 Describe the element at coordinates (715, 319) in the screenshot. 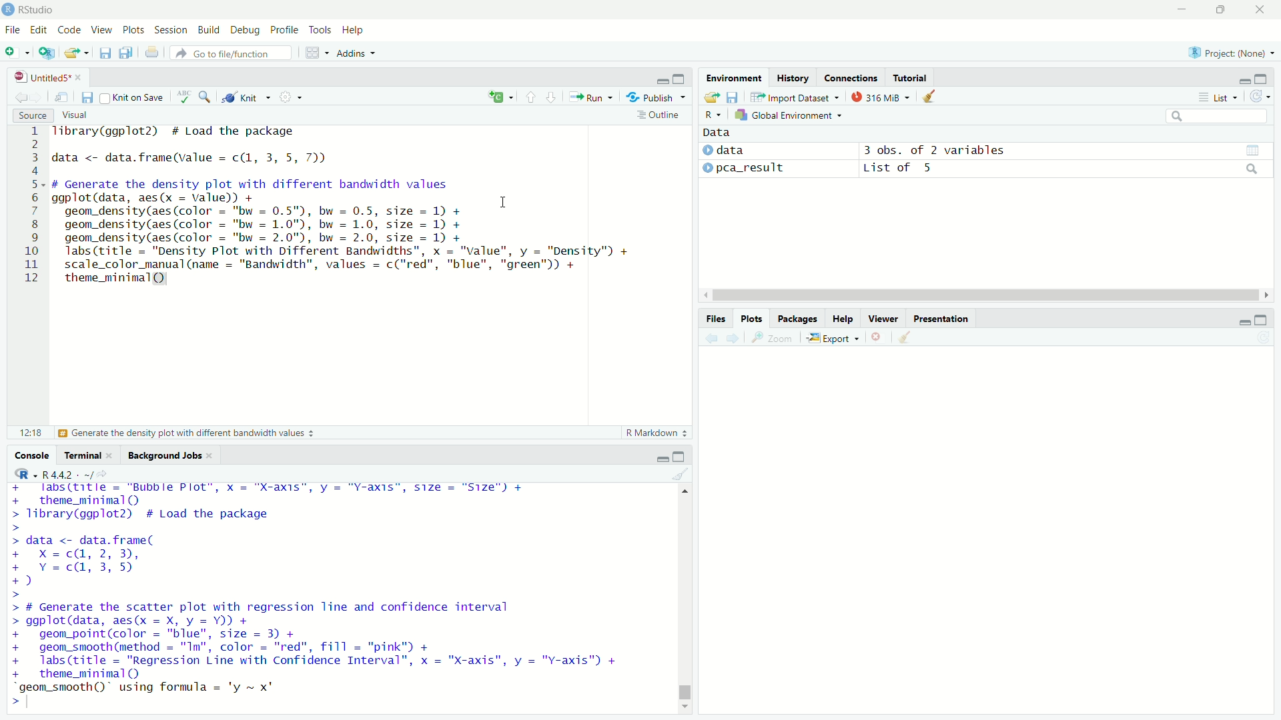

I see `Files` at that location.